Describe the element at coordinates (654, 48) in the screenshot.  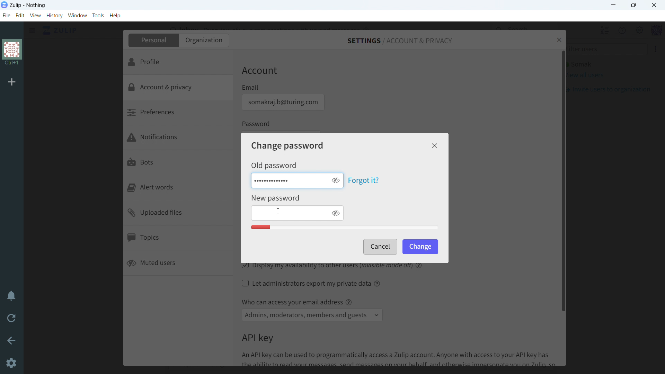
I see `More` at that location.